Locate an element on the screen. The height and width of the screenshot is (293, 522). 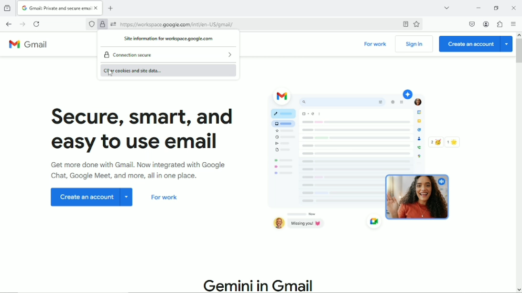
Current tab is located at coordinates (61, 8).